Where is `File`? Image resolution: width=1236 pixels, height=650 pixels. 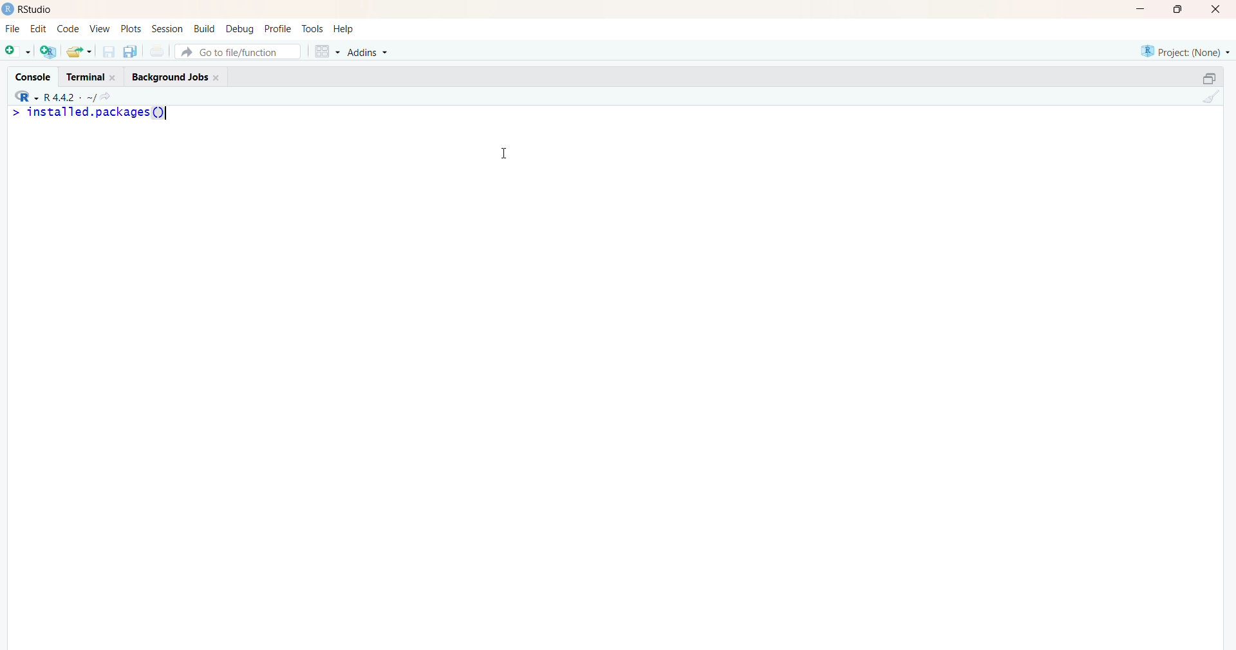
File is located at coordinates (10, 30).